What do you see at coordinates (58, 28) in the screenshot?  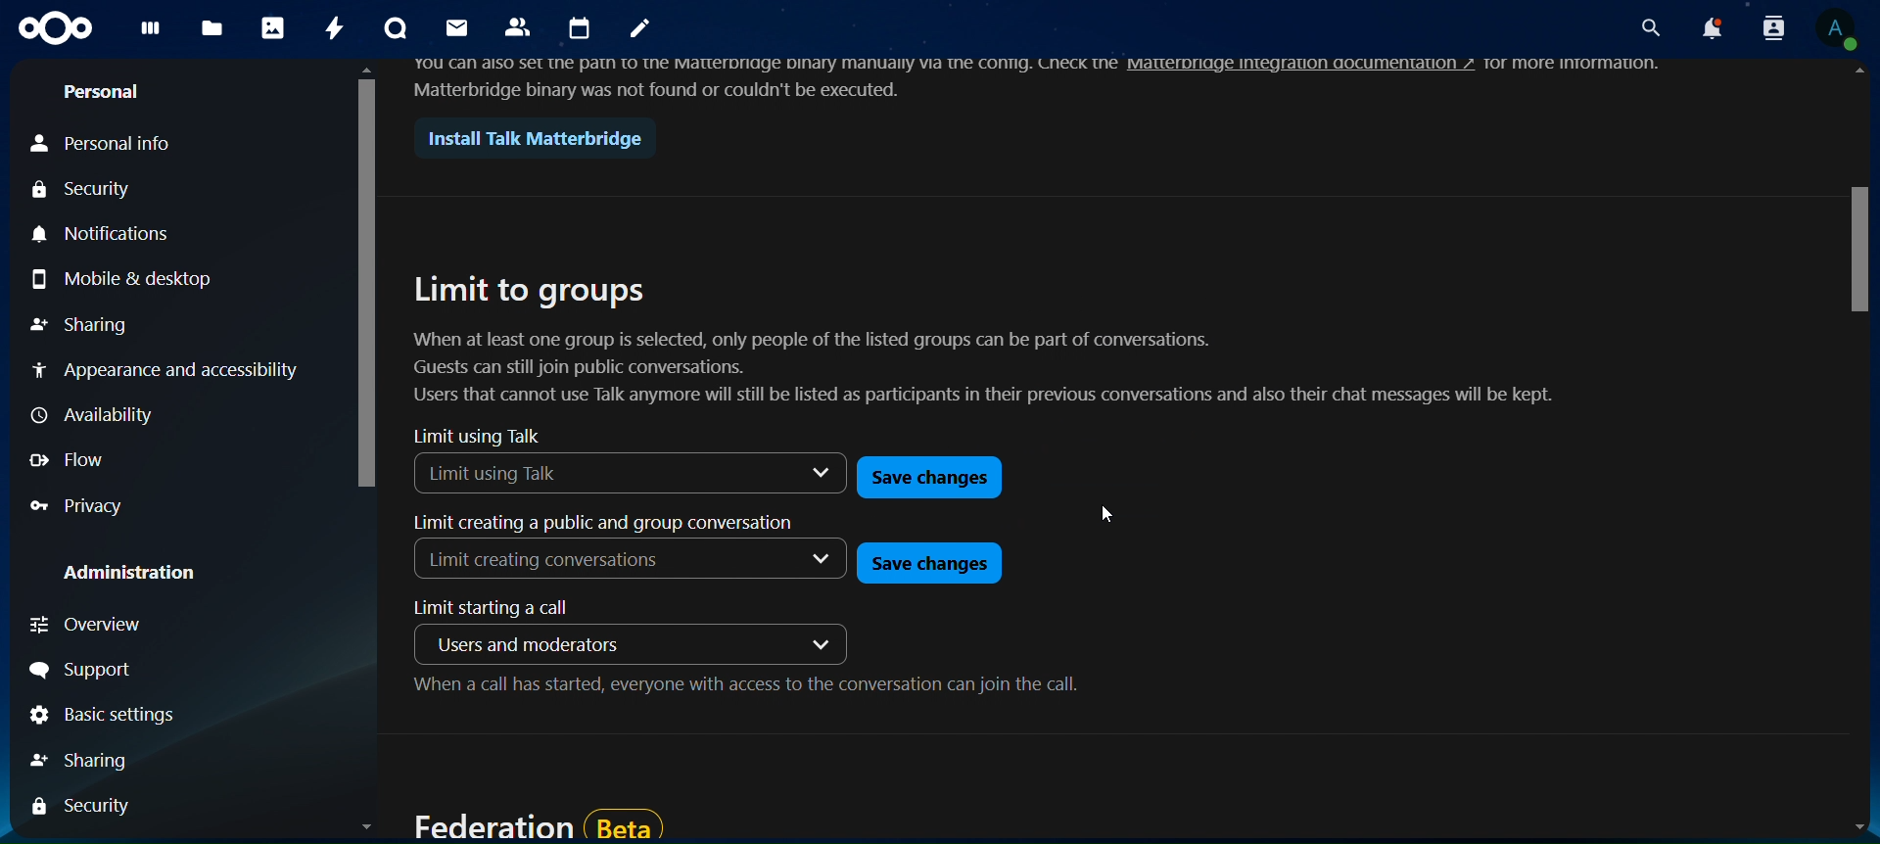 I see `icon` at bounding box center [58, 28].